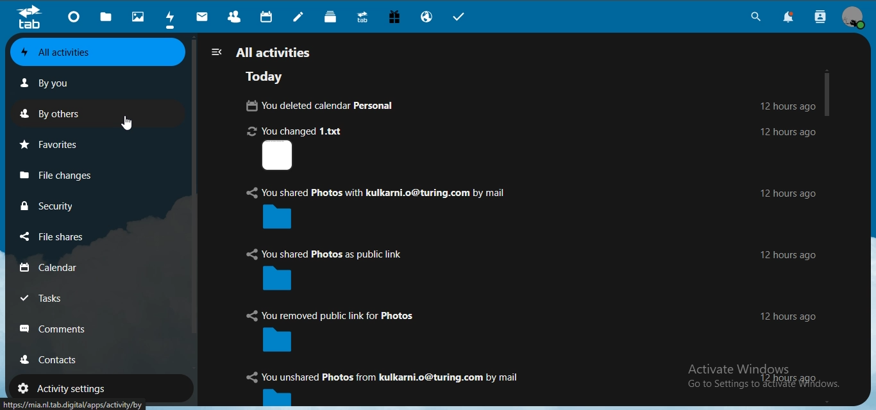  I want to click on tab, so click(29, 17).